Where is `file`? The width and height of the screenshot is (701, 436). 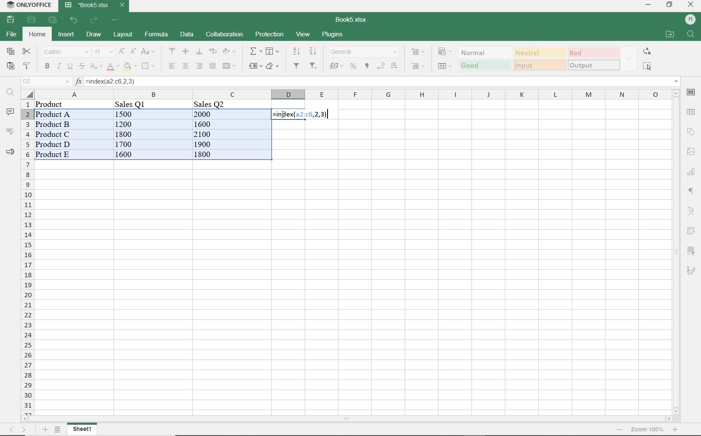 file is located at coordinates (13, 33).